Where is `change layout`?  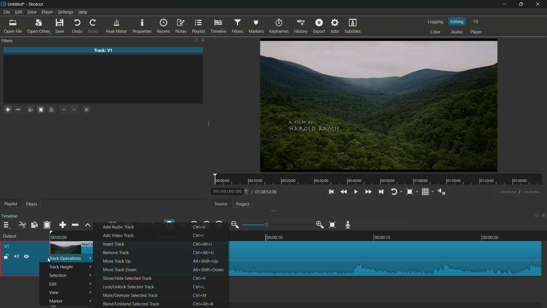
change layout is located at coordinates (196, 40).